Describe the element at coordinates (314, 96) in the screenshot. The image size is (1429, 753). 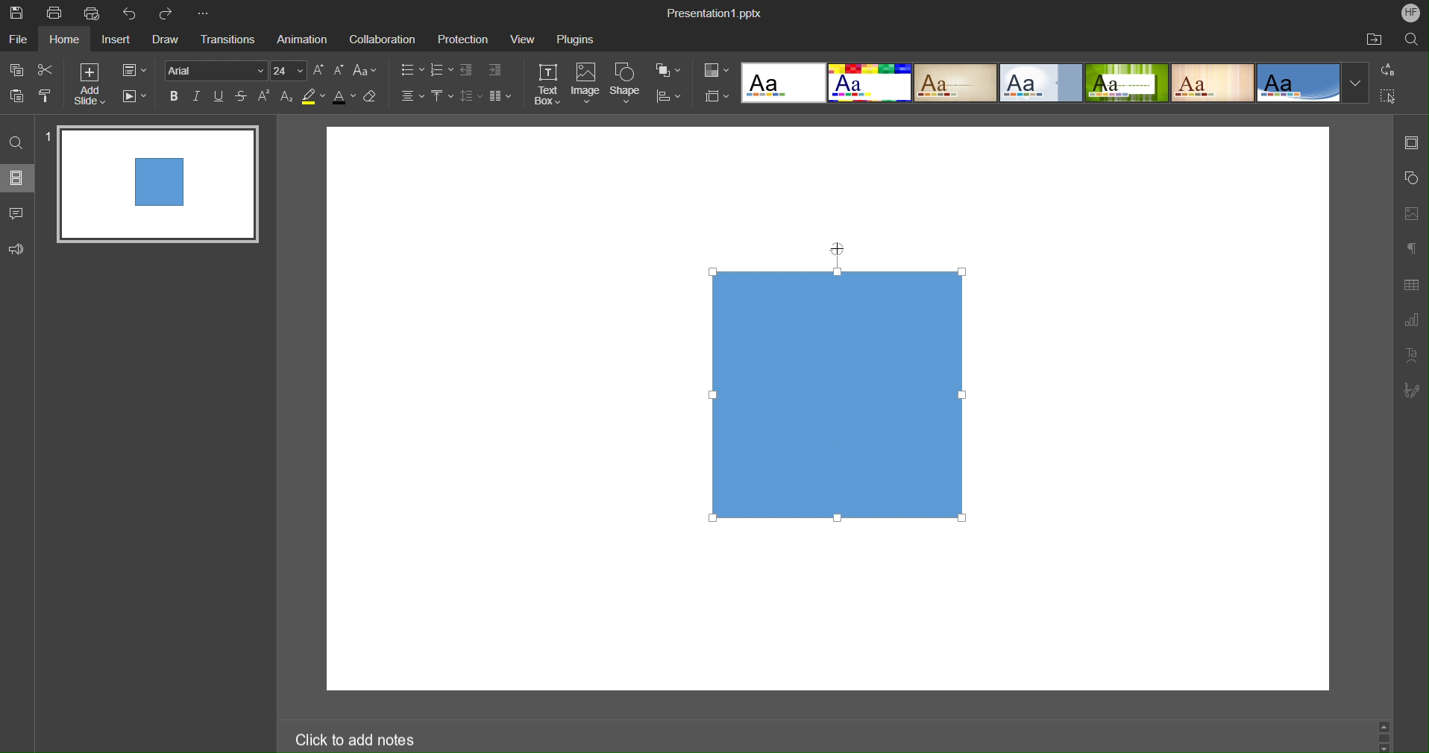
I see `Highlight` at that location.